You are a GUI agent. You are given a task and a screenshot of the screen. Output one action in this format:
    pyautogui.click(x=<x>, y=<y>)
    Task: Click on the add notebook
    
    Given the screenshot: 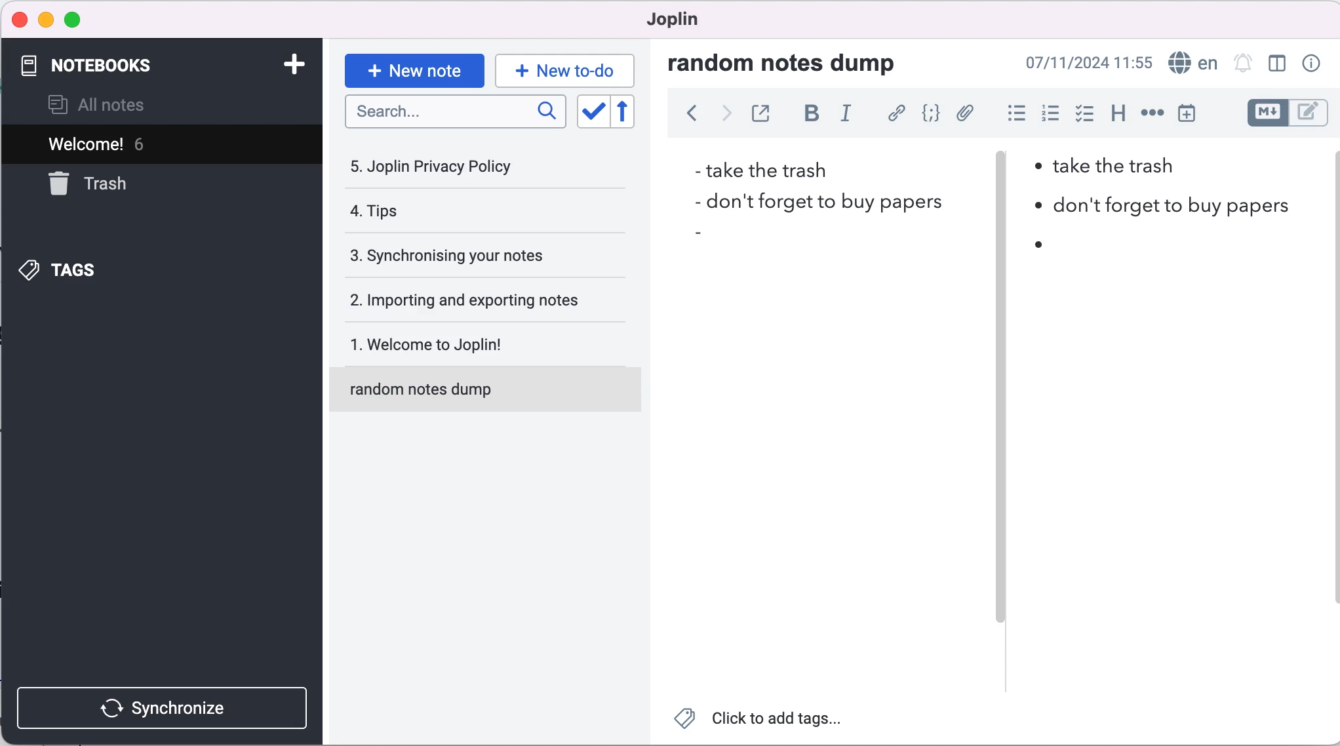 What is the action you would take?
    pyautogui.click(x=287, y=67)
    